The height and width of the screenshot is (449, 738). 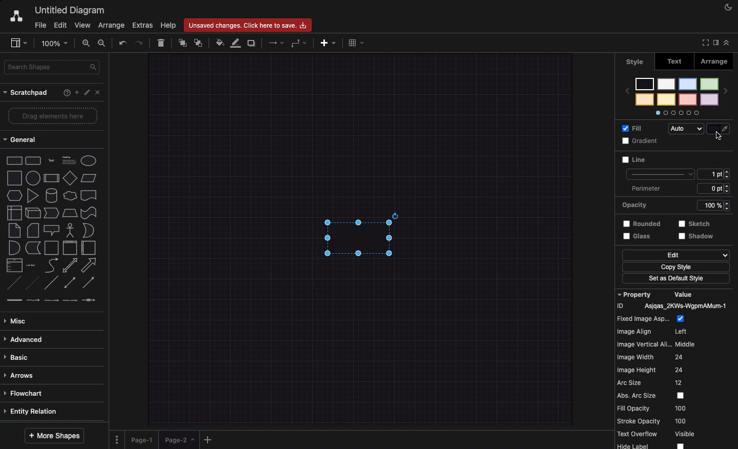 I want to click on Search shapes, so click(x=53, y=66).